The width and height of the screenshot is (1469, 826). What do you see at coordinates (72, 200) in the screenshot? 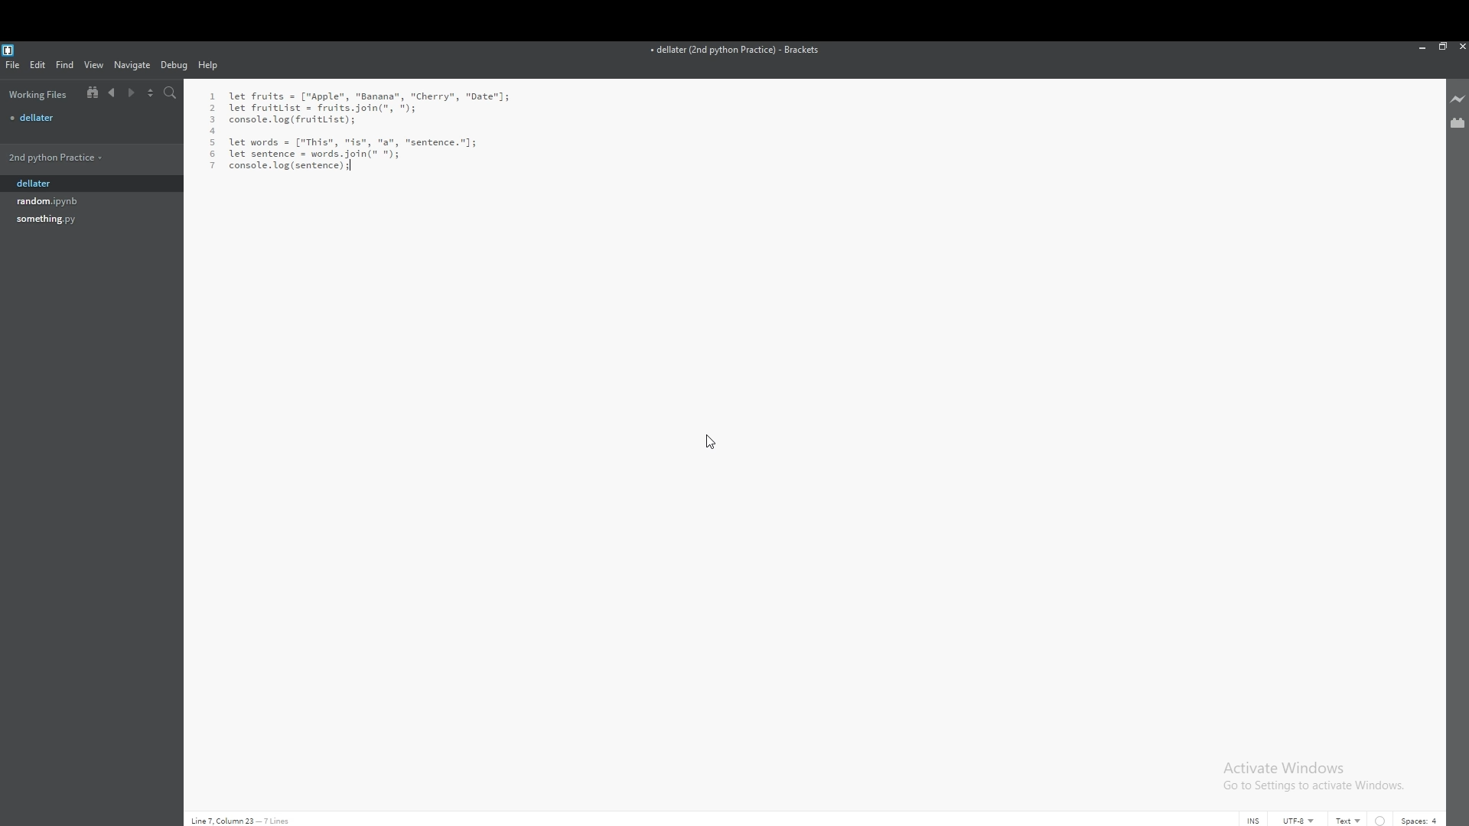
I see `file` at bounding box center [72, 200].